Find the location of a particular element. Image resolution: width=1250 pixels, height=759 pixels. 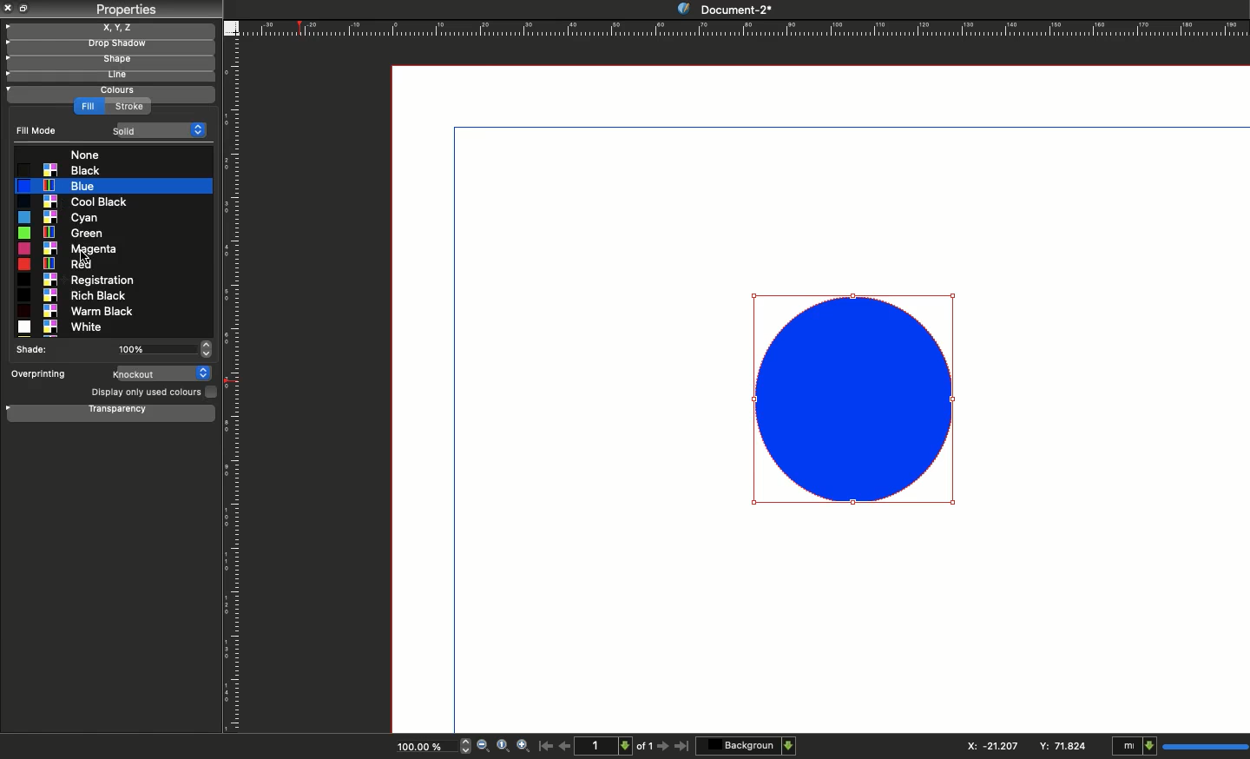

Next page is located at coordinates (665, 747).